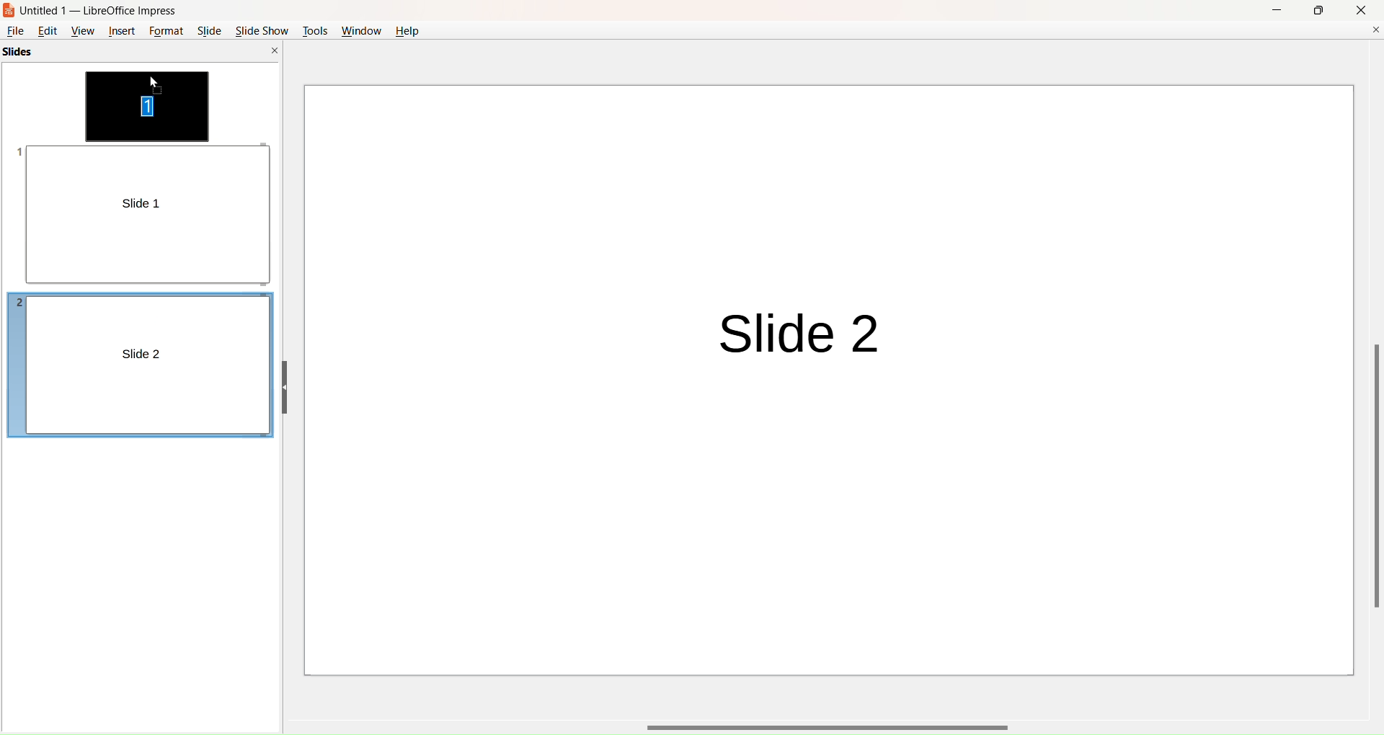 This screenshot has height=735, width=1384. I want to click on tools, so click(313, 30).